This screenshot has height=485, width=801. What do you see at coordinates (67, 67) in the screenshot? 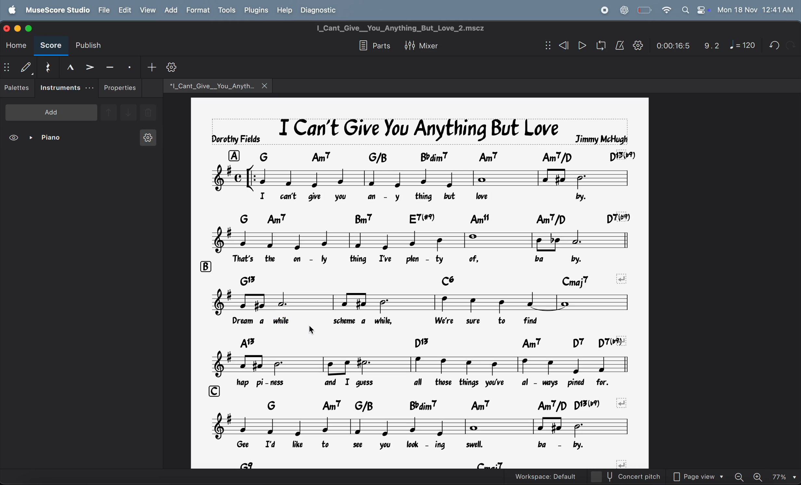
I see `marcato` at bounding box center [67, 67].